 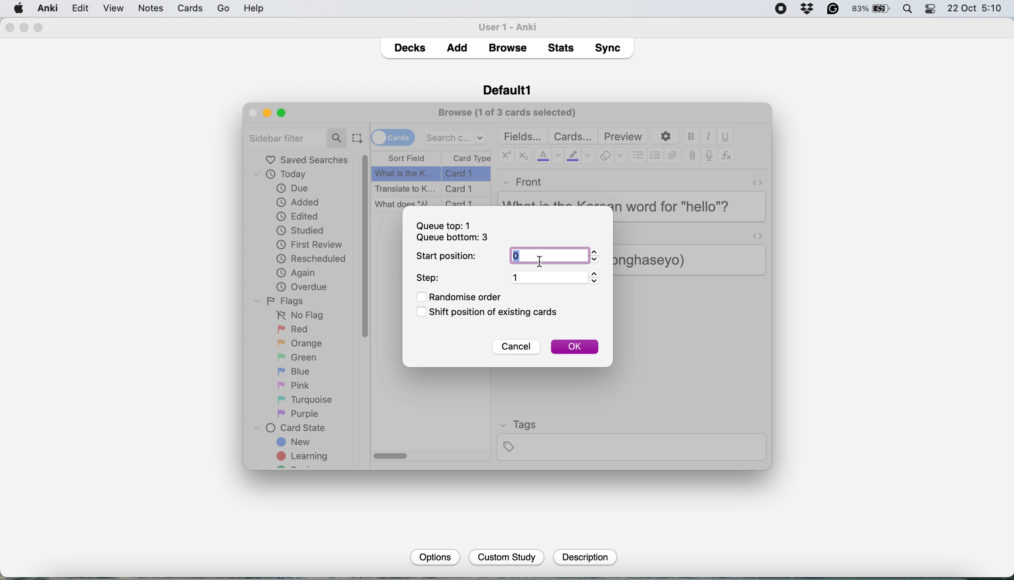 I want to click on text color, so click(x=548, y=155).